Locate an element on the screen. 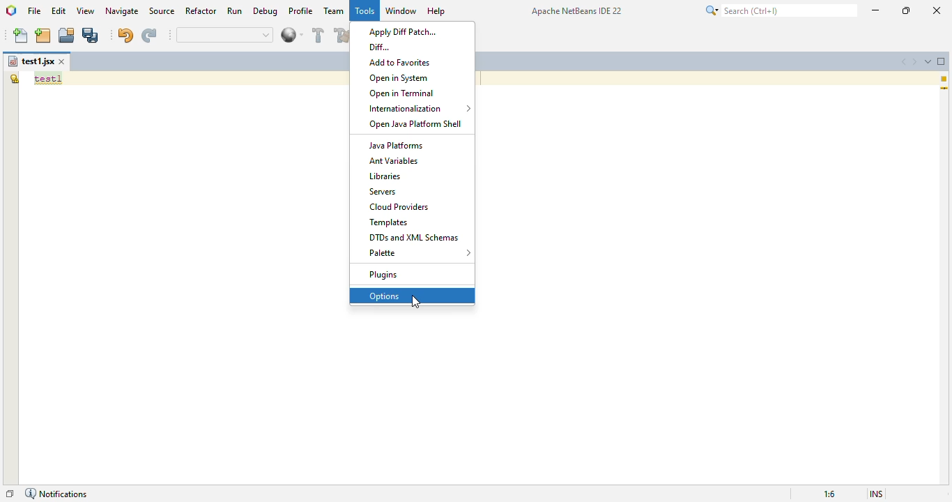  close window is located at coordinates (63, 61).